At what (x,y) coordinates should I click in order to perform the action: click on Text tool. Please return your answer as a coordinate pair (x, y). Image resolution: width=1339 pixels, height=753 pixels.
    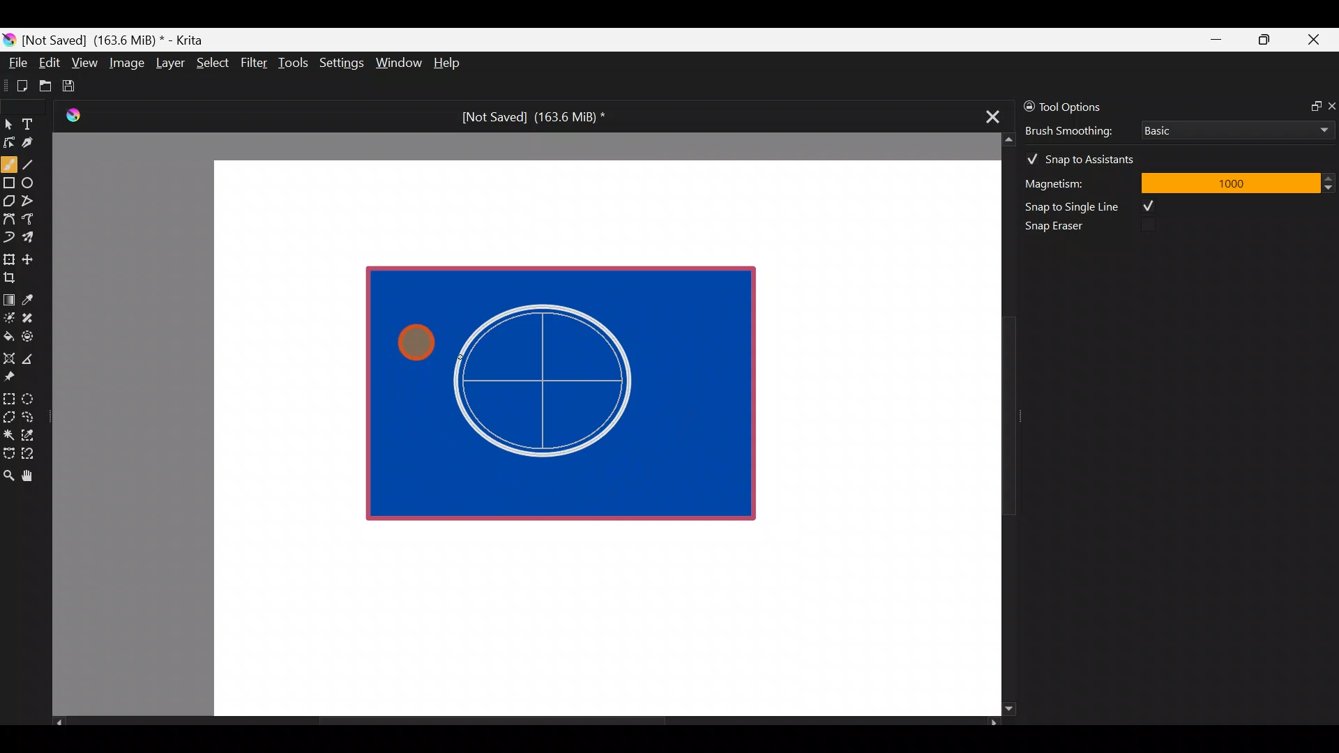
    Looking at the image, I should click on (35, 123).